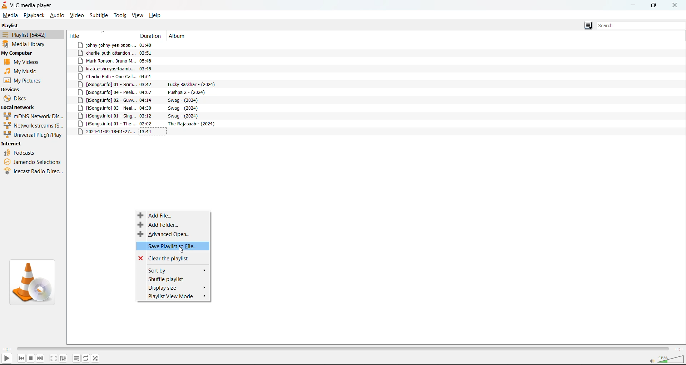 The width and height of the screenshot is (686, 365). Describe the element at coordinates (171, 235) in the screenshot. I see `advanced open` at that location.